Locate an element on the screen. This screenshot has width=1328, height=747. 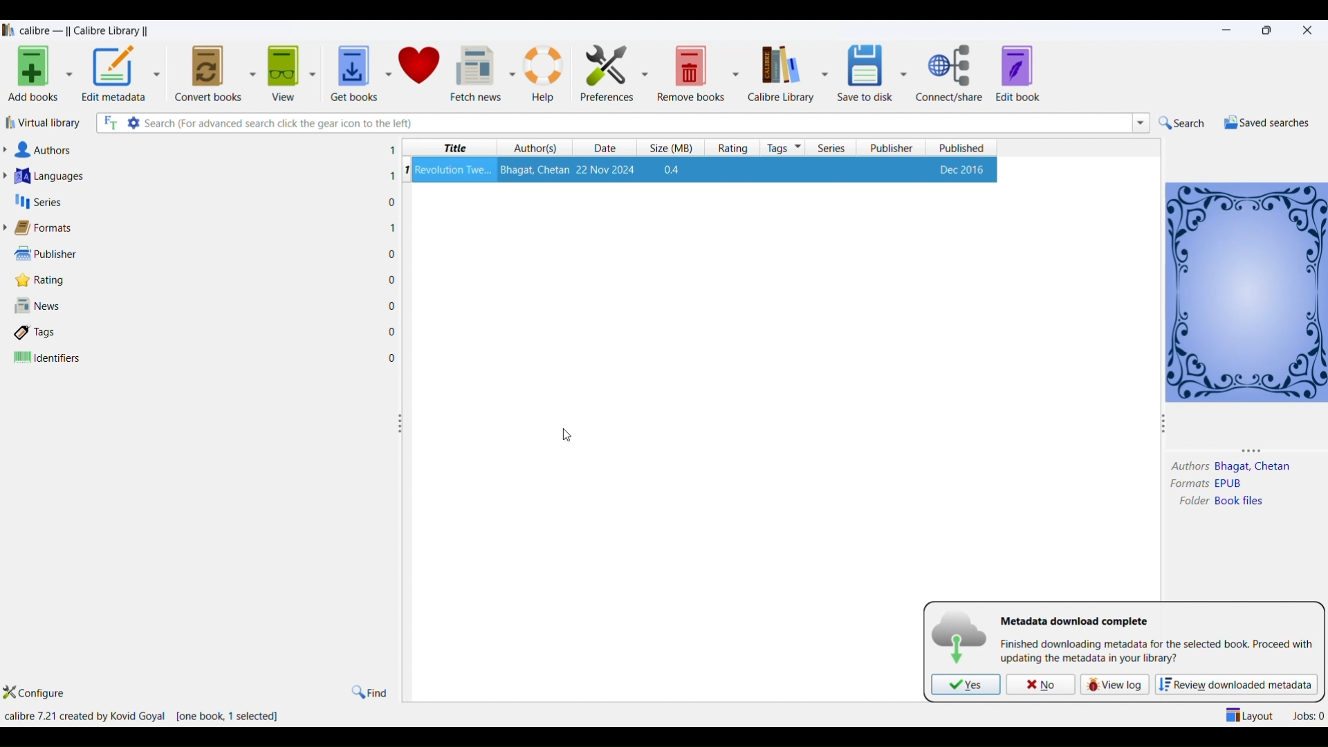
configure is located at coordinates (42, 694).